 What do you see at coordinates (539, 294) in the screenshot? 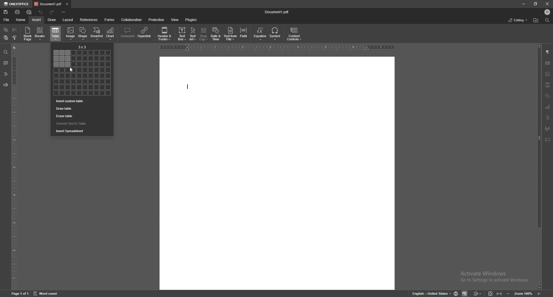
I see `zoom out` at bounding box center [539, 294].